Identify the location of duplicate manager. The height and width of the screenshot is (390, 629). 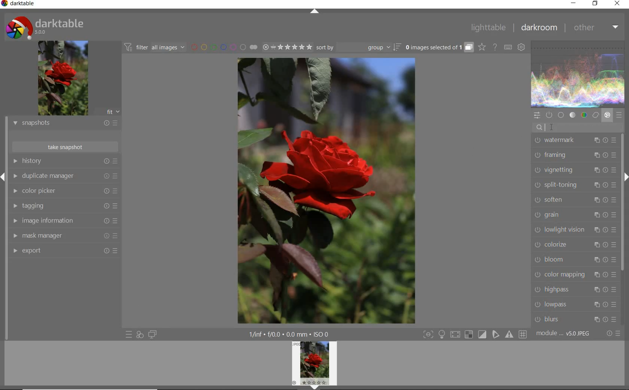
(64, 176).